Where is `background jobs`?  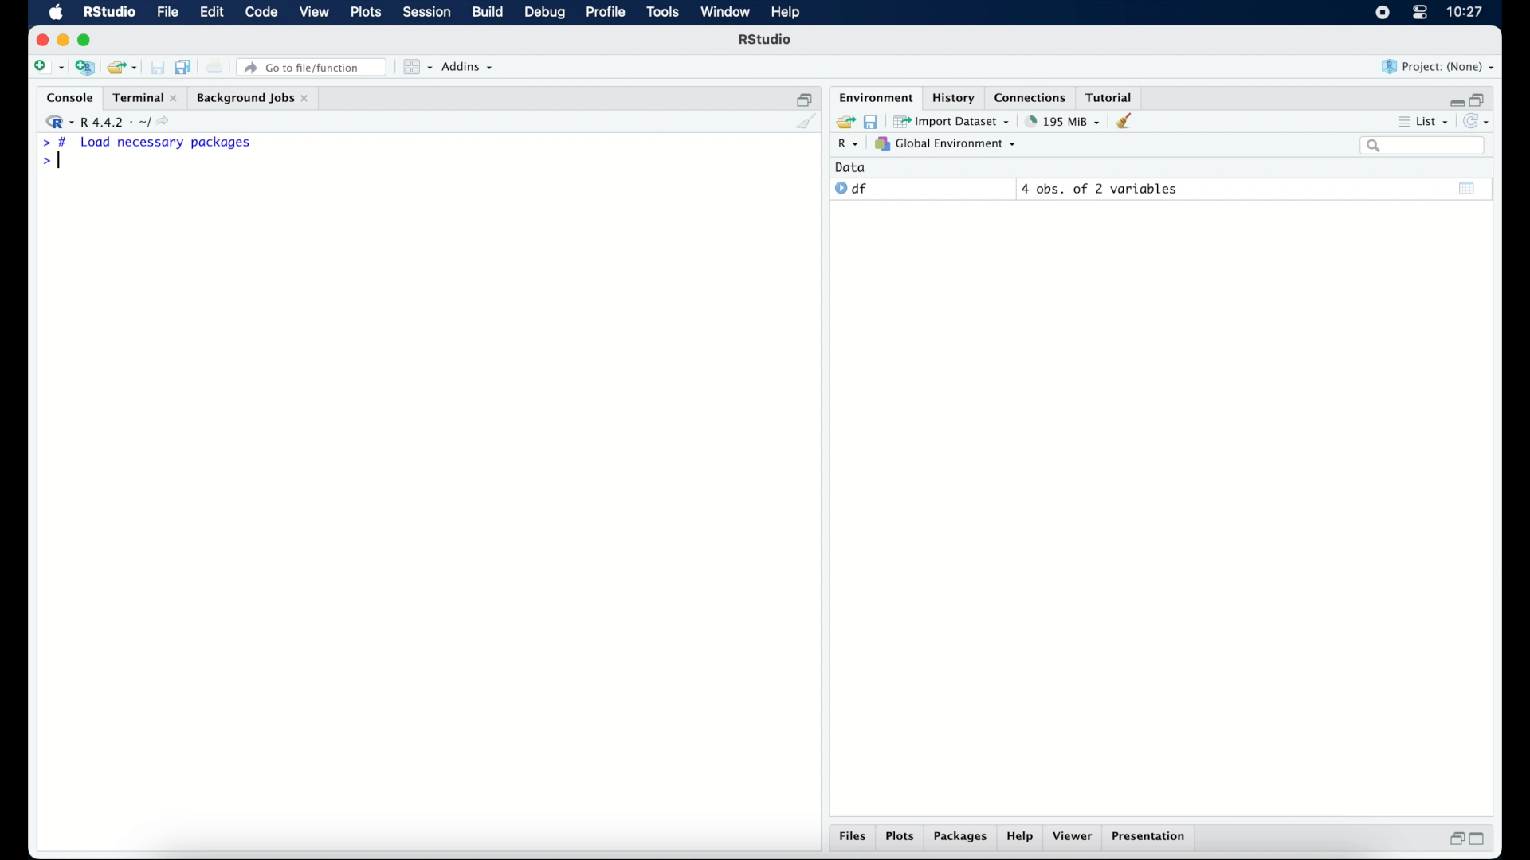
background jobs is located at coordinates (253, 98).